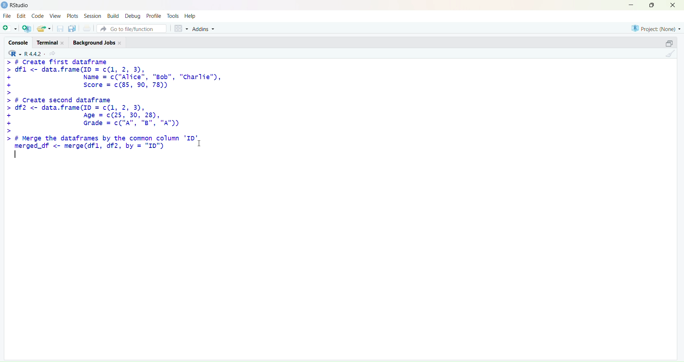  Describe the element at coordinates (73, 29) in the screenshot. I see `save all open document` at that location.